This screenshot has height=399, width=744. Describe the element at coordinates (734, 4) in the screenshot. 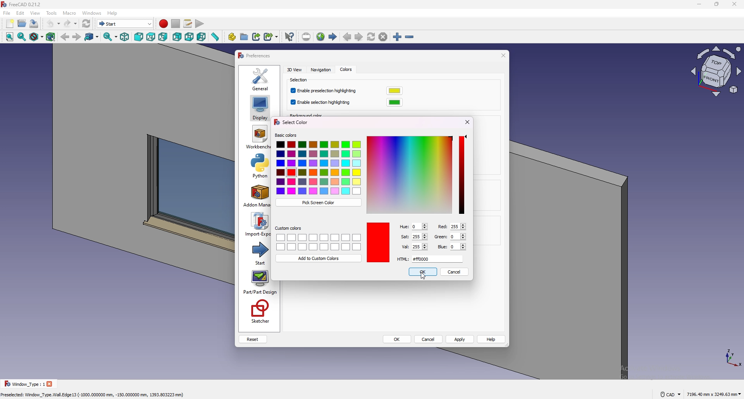

I see `close` at that location.